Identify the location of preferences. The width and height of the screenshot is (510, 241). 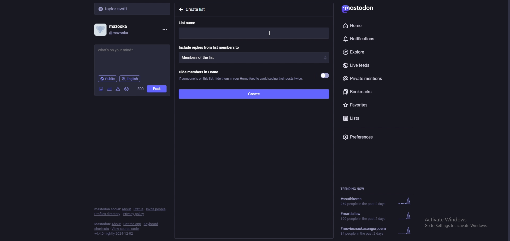
(377, 137).